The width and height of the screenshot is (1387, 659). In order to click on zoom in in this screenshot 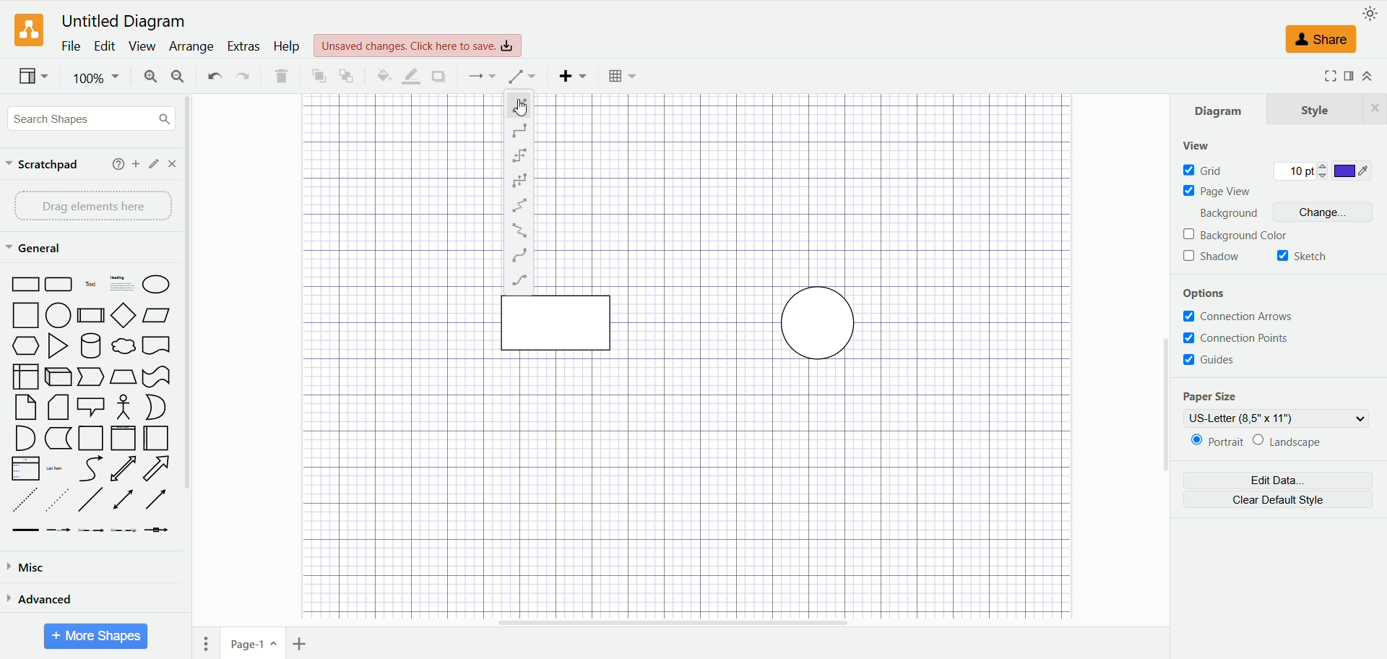, I will do `click(150, 77)`.